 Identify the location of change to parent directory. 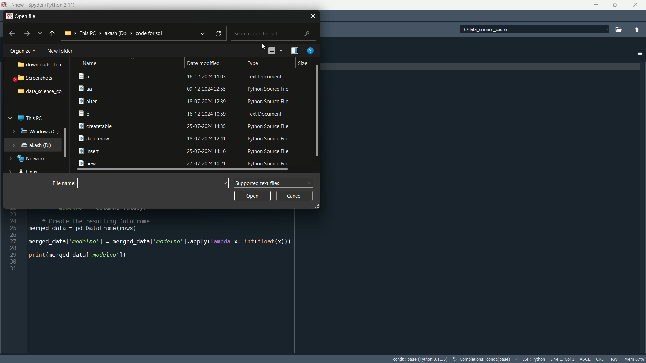
(638, 30).